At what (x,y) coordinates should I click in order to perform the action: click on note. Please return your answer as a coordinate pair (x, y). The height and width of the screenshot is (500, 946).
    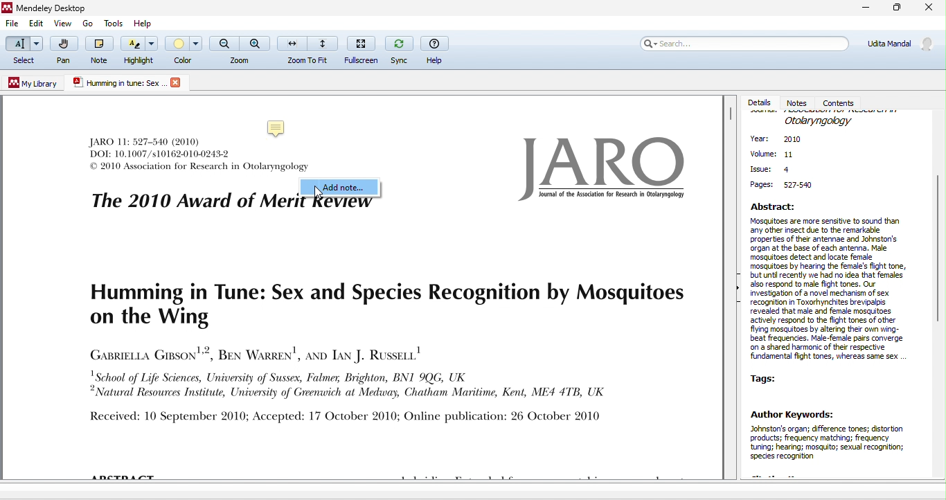
    Looking at the image, I should click on (97, 49).